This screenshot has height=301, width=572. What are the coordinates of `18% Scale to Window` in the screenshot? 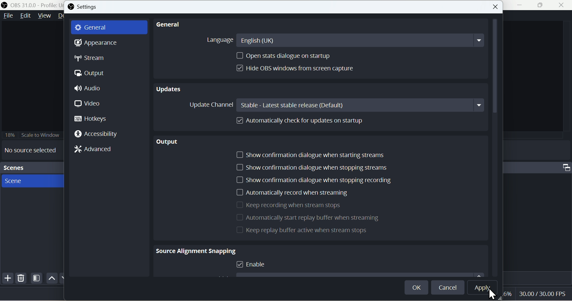 It's located at (42, 134).